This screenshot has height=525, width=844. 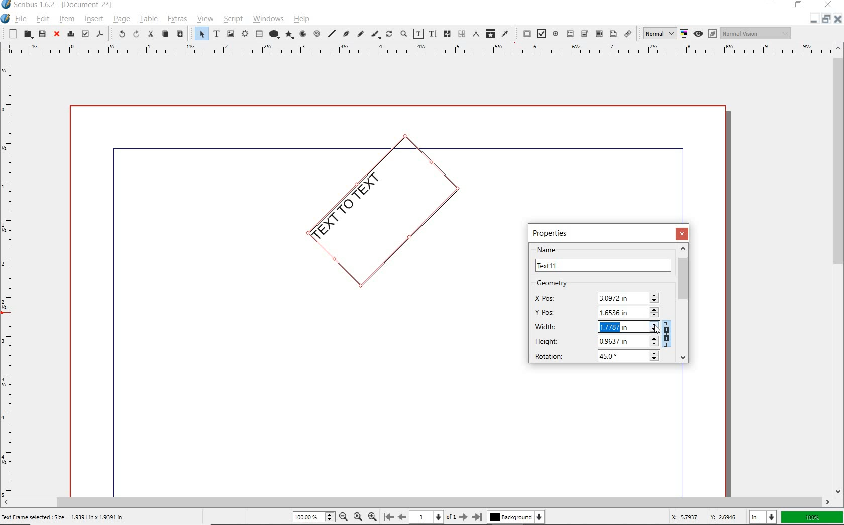 I want to click on move to next, so click(x=465, y=518).